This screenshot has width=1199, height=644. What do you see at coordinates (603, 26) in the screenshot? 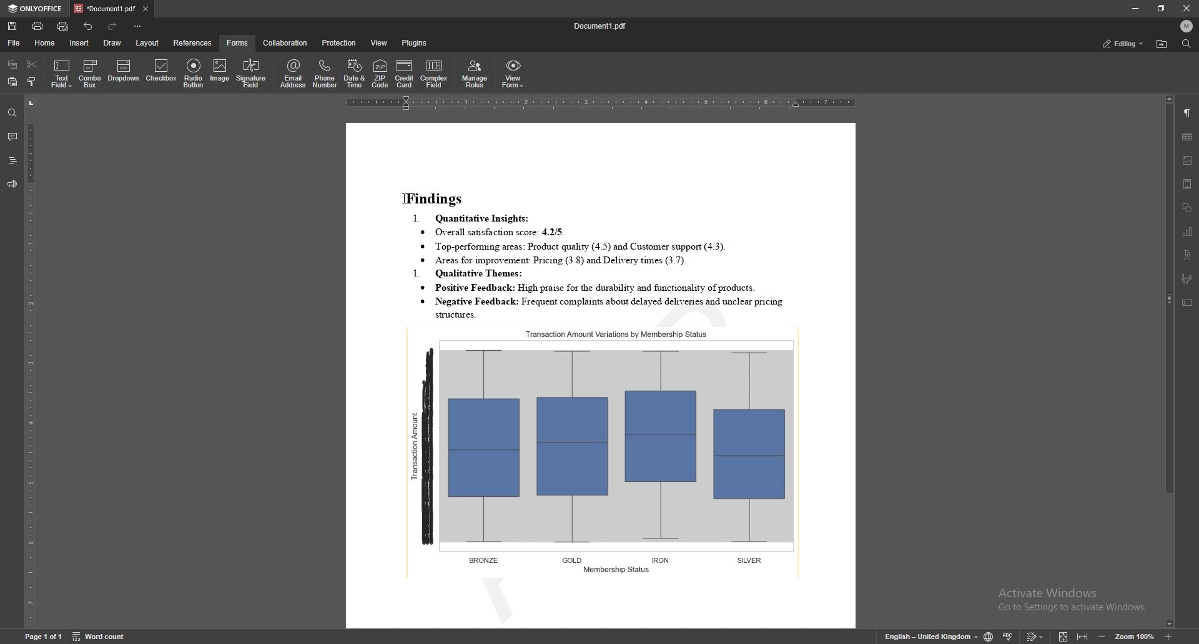
I see `file name` at bounding box center [603, 26].